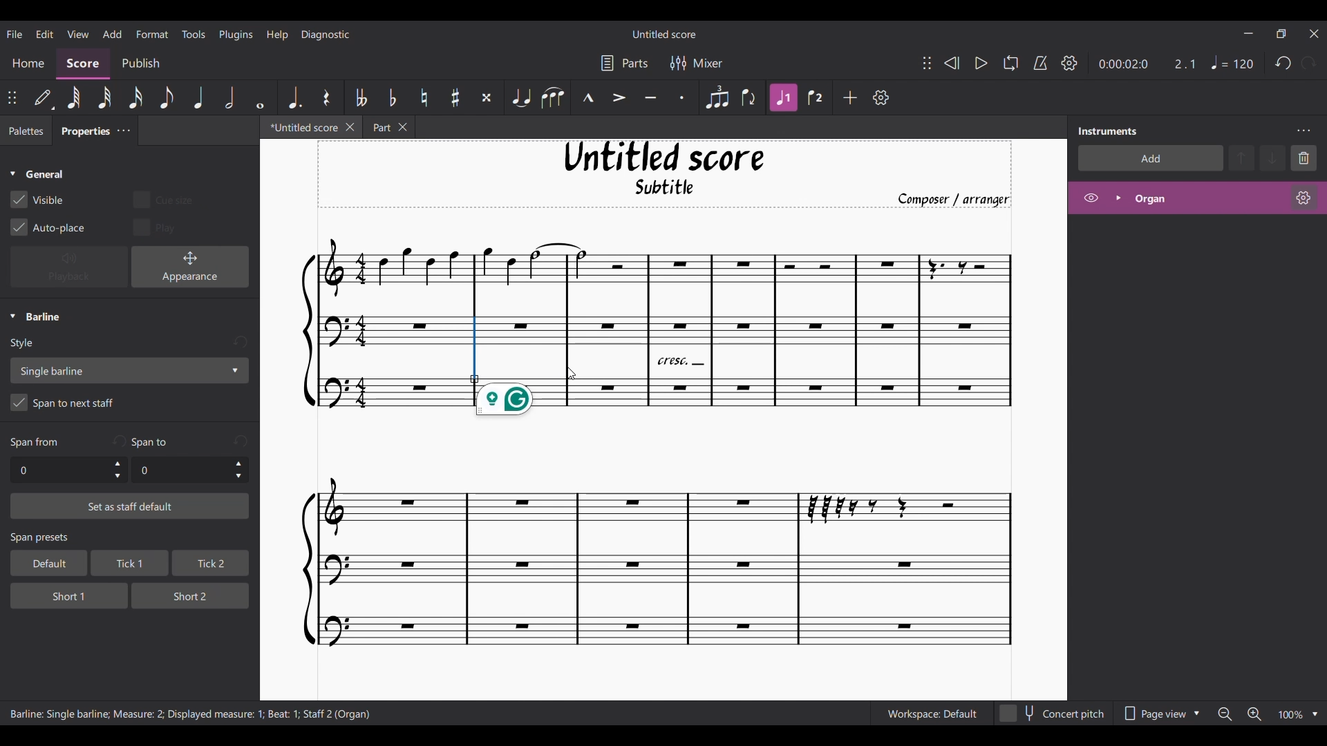  Describe the element at coordinates (881, 97) in the screenshot. I see `Customize toolbar` at that location.